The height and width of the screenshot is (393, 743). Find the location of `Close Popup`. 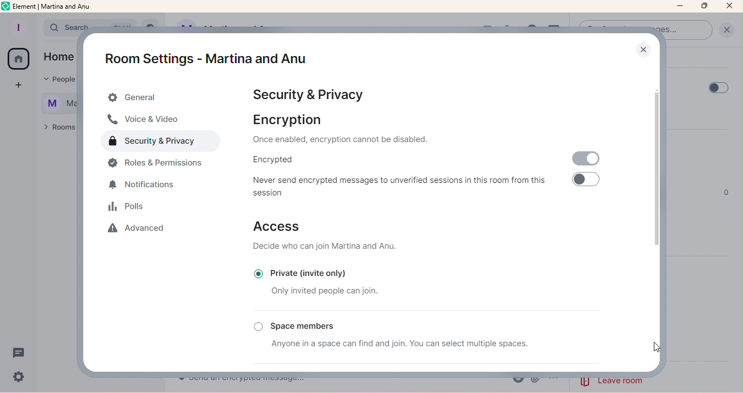

Close Popup is located at coordinates (646, 52).